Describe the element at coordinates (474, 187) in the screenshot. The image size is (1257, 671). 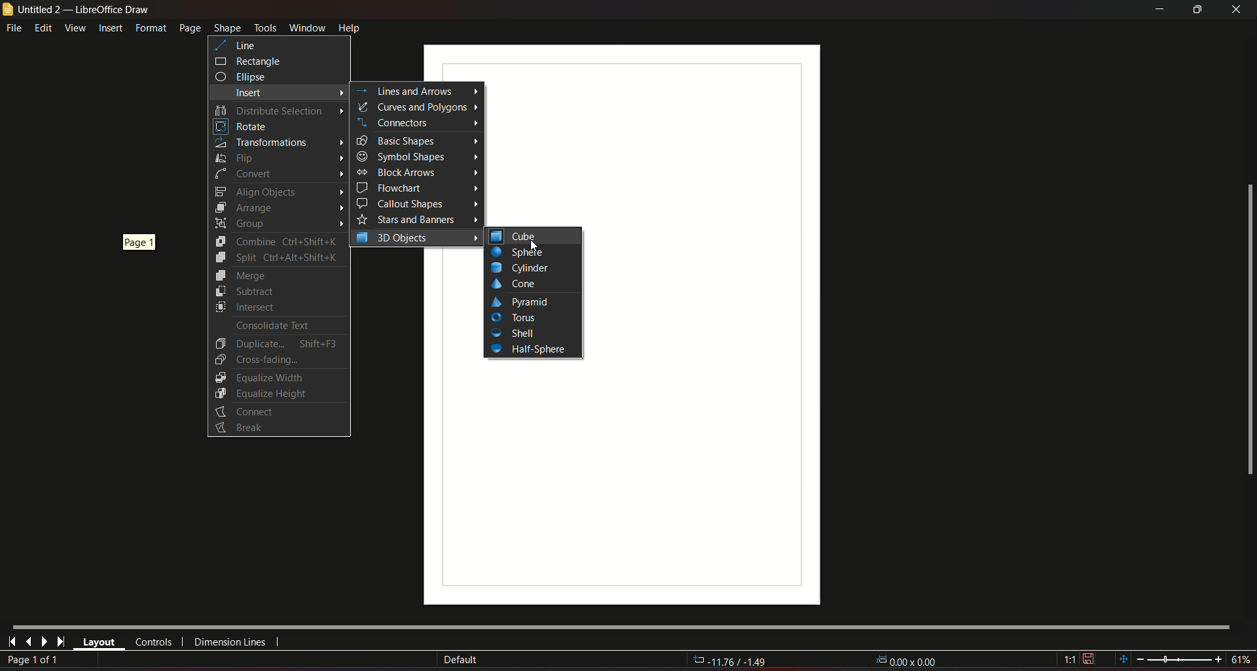
I see `Arrow` at that location.